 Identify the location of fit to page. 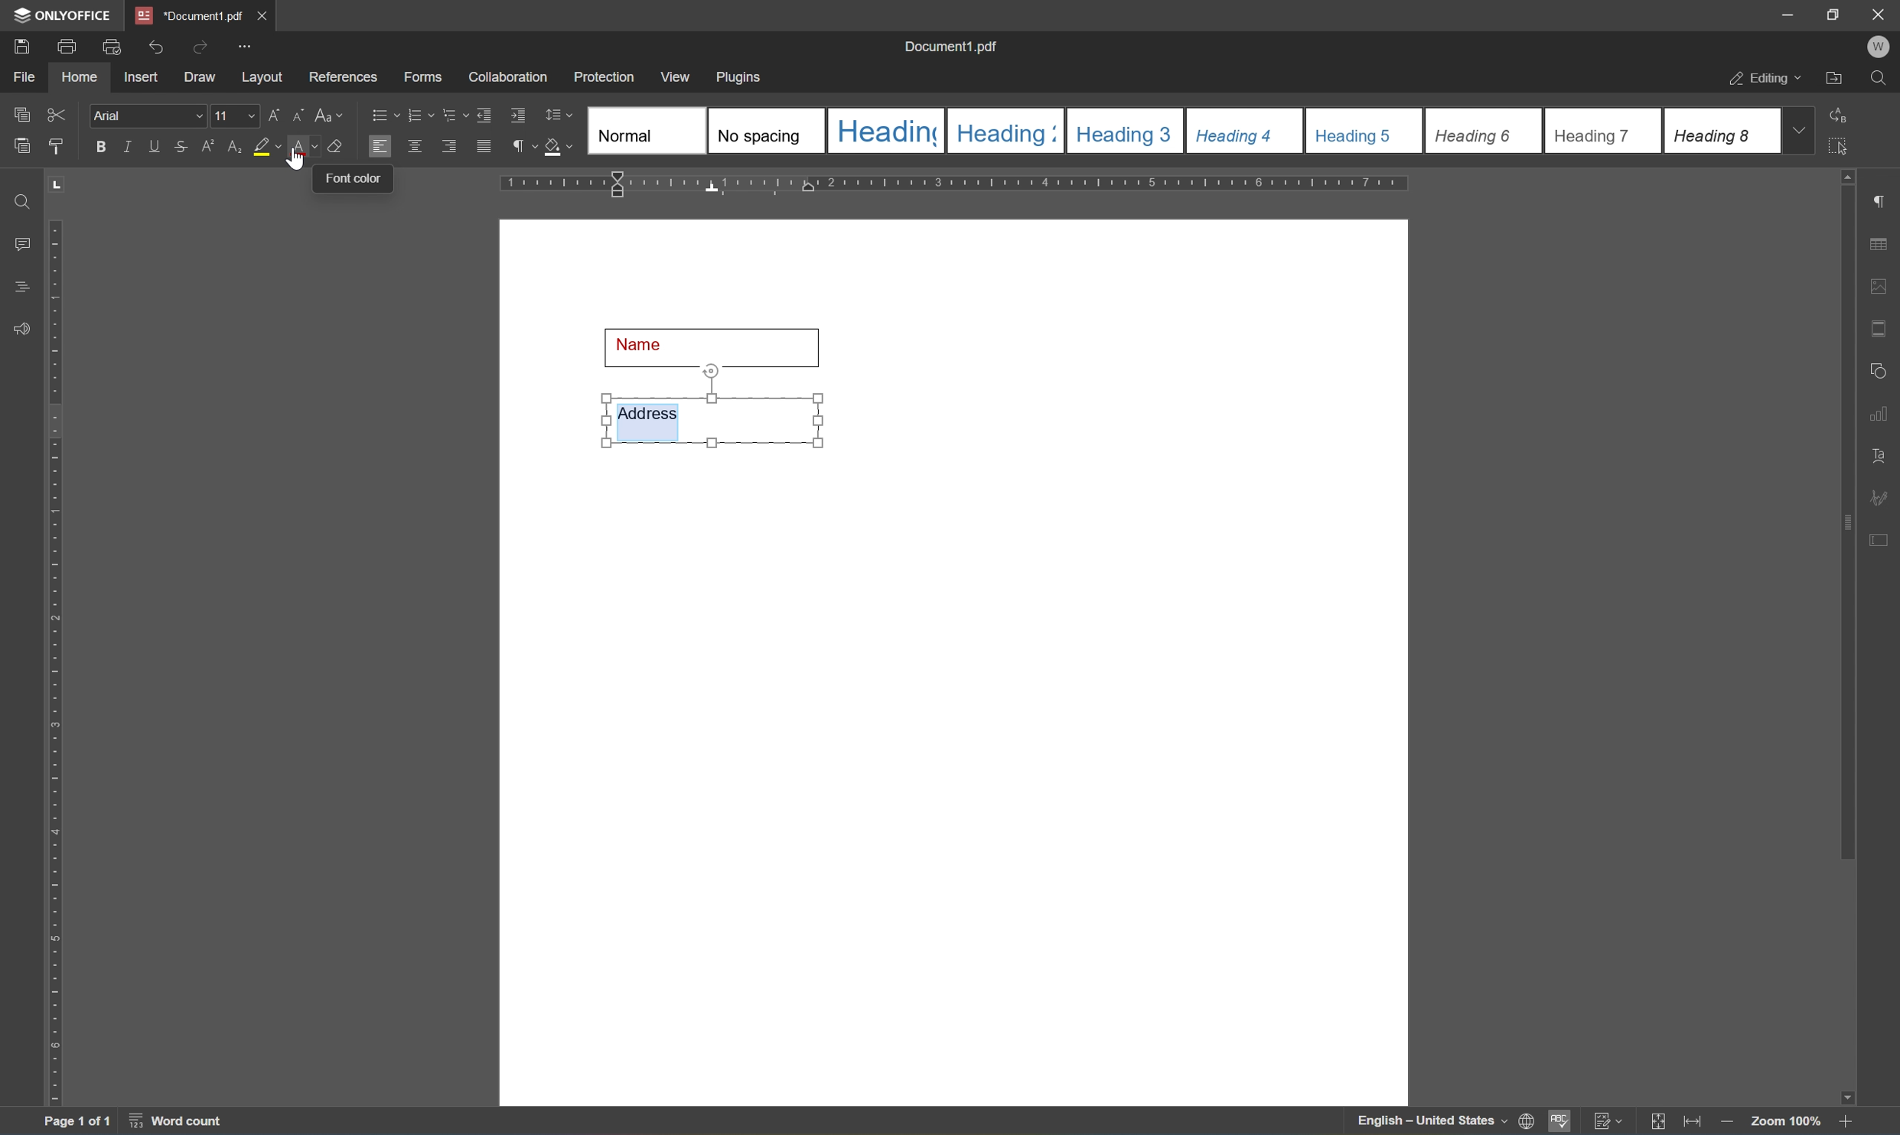
(1659, 1122).